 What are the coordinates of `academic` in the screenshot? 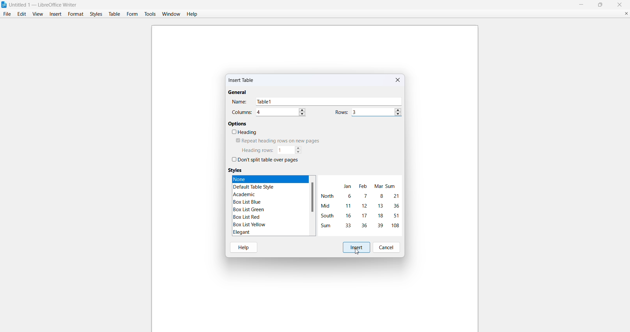 It's located at (246, 194).